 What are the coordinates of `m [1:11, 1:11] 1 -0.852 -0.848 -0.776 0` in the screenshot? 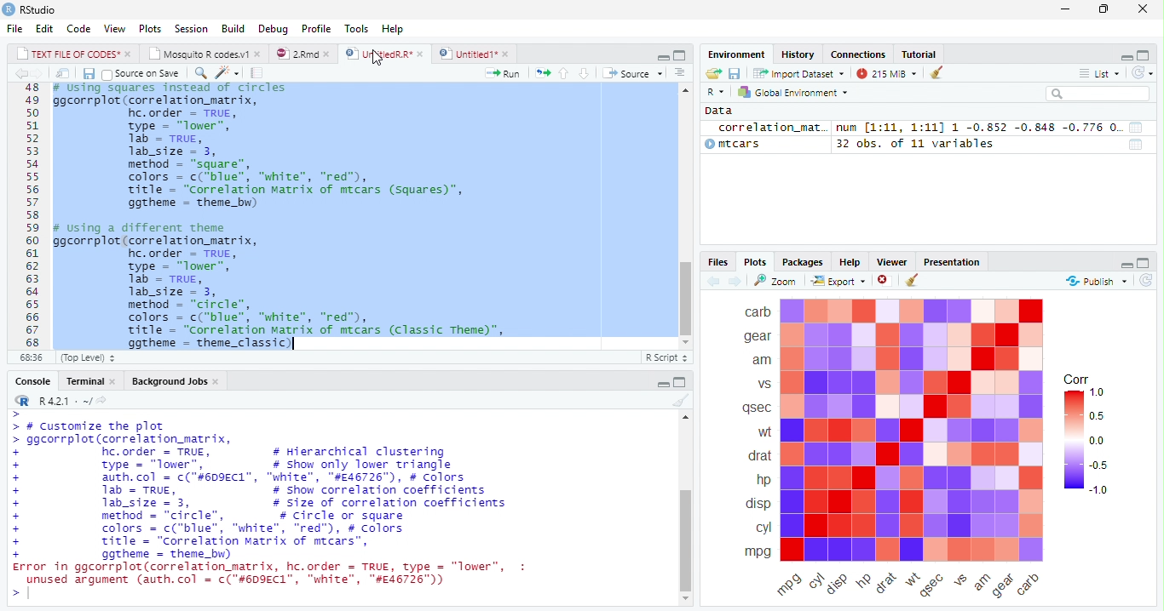 It's located at (976, 128).